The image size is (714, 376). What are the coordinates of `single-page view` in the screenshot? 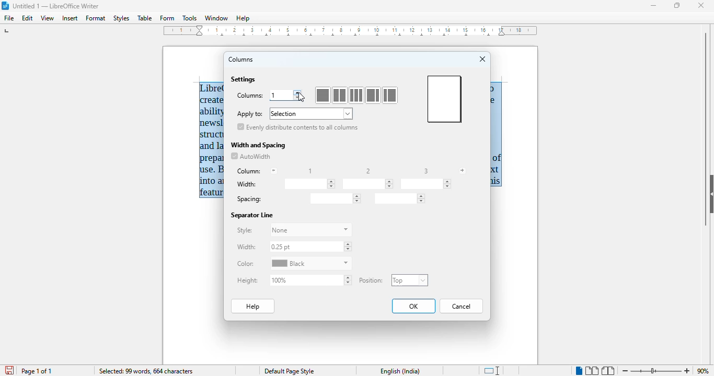 It's located at (578, 371).